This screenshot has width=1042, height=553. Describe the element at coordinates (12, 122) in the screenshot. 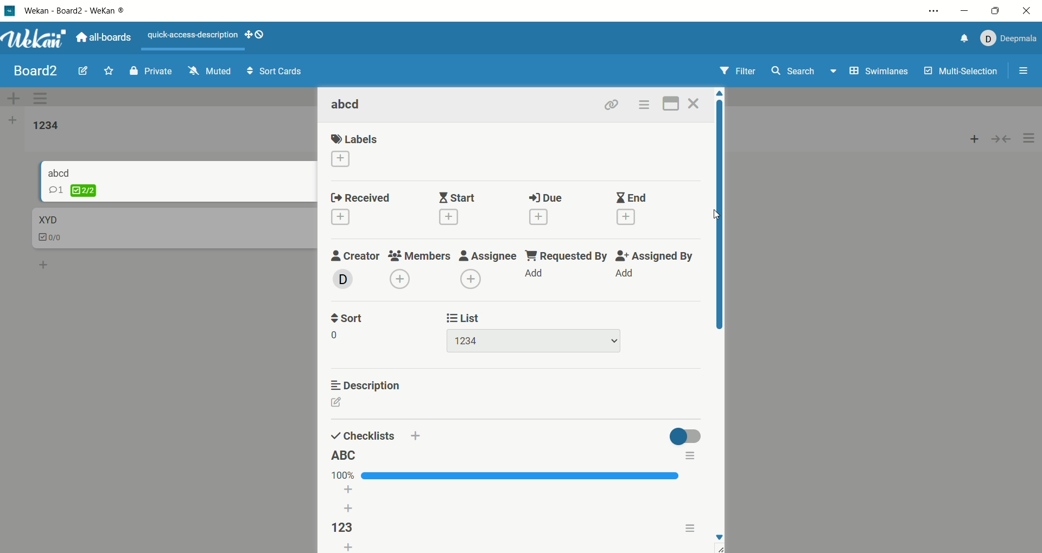

I see `add list` at that location.